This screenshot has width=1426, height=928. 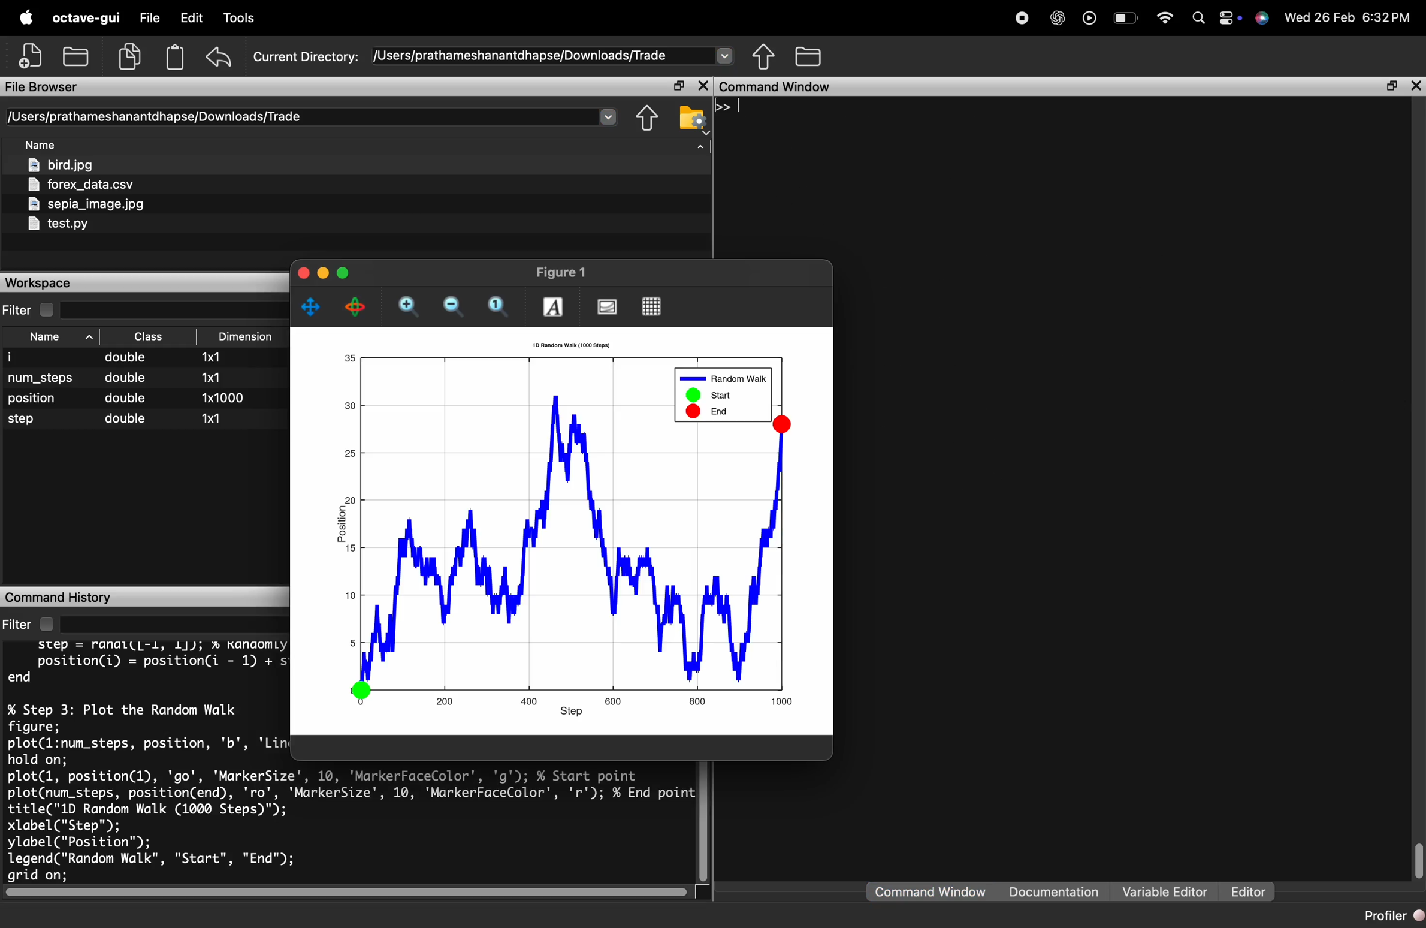 What do you see at coordinates (462, 19) in the screenshot?
I see `news` at bounding box center [462, 19].